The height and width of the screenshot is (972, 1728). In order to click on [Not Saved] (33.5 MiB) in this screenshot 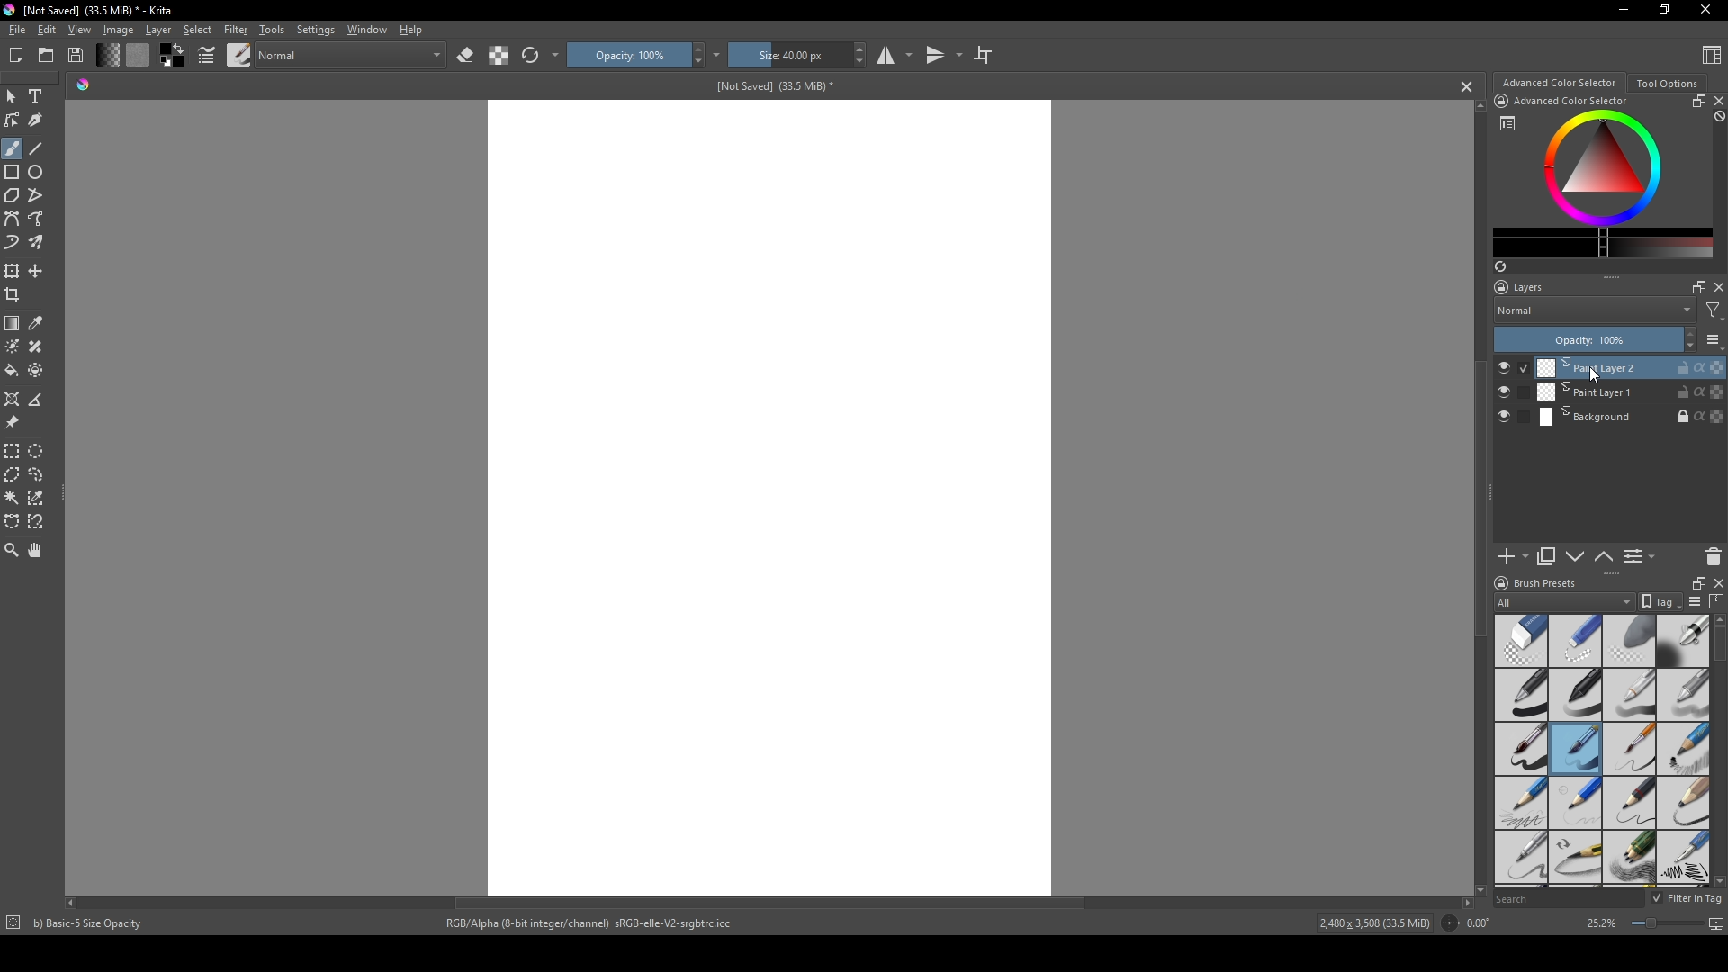, I will do `click(771, 86)`.